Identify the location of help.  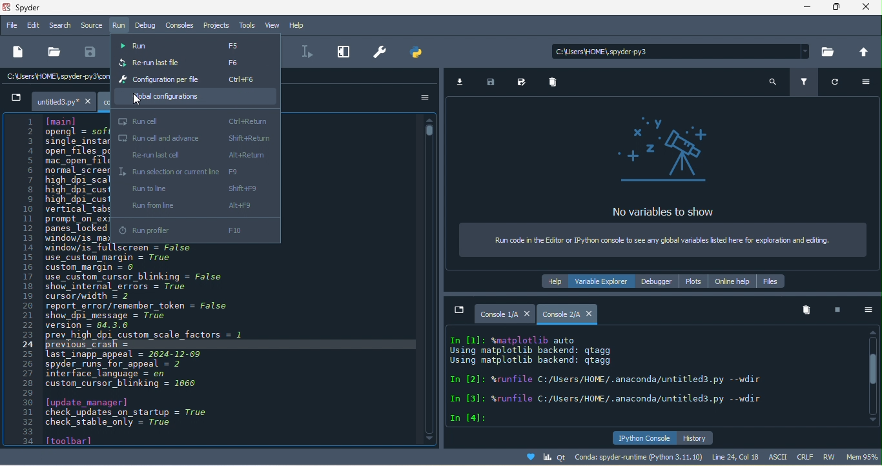
(555, 282).